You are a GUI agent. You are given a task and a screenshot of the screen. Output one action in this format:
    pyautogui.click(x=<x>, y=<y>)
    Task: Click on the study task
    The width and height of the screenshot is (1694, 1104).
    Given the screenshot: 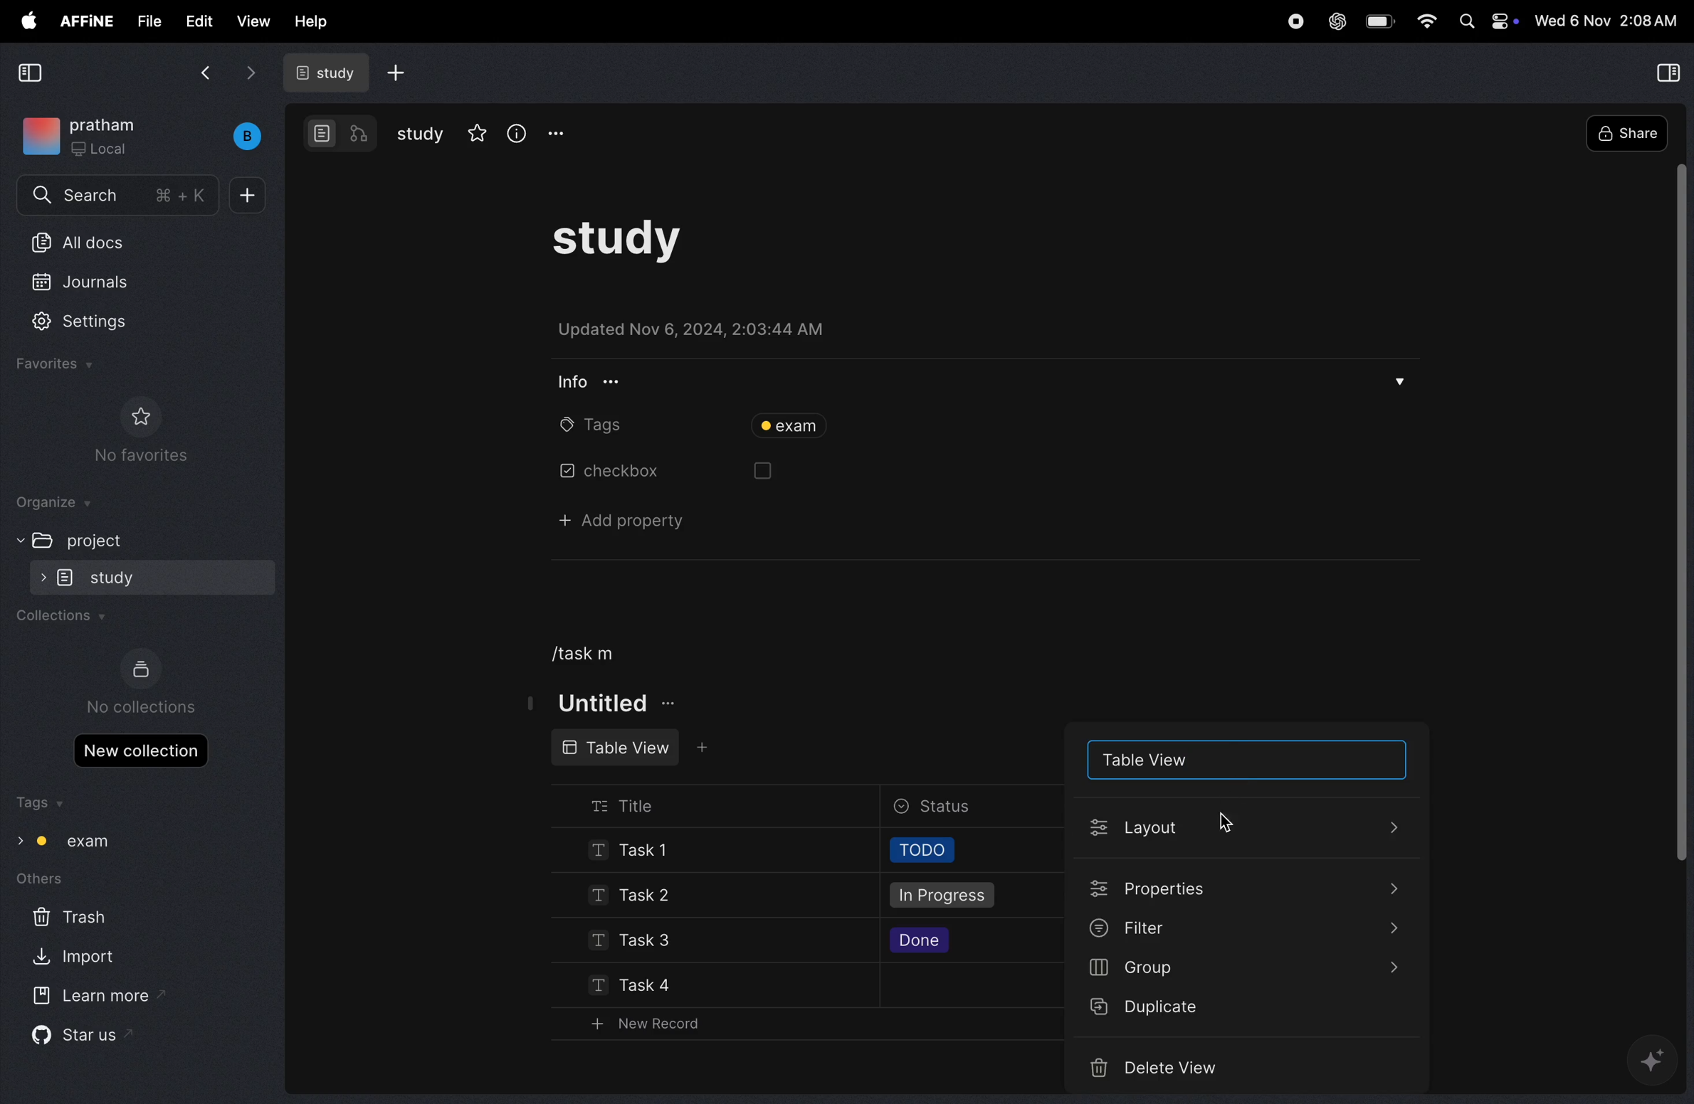 What is the action you would take?
    pyautogui.click(x=640, y=240)
    